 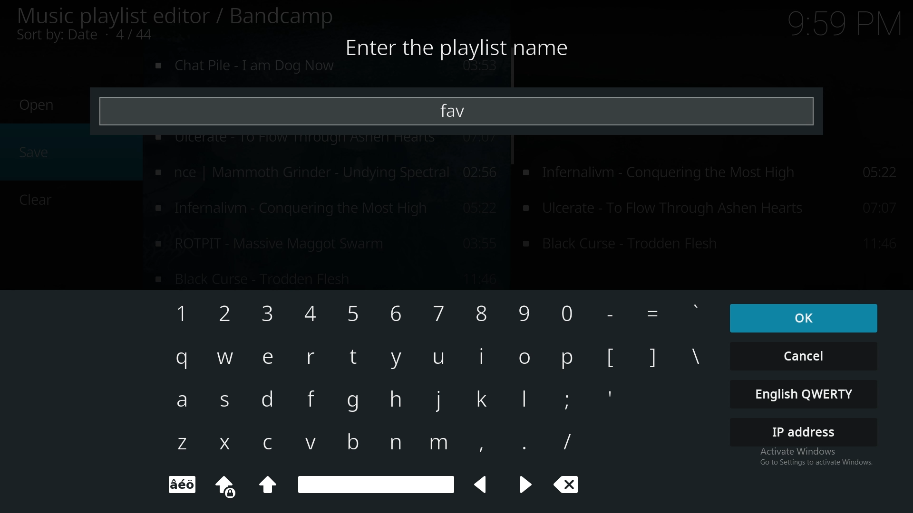 I want to click on keyboard input, so click(x=184, y=399).